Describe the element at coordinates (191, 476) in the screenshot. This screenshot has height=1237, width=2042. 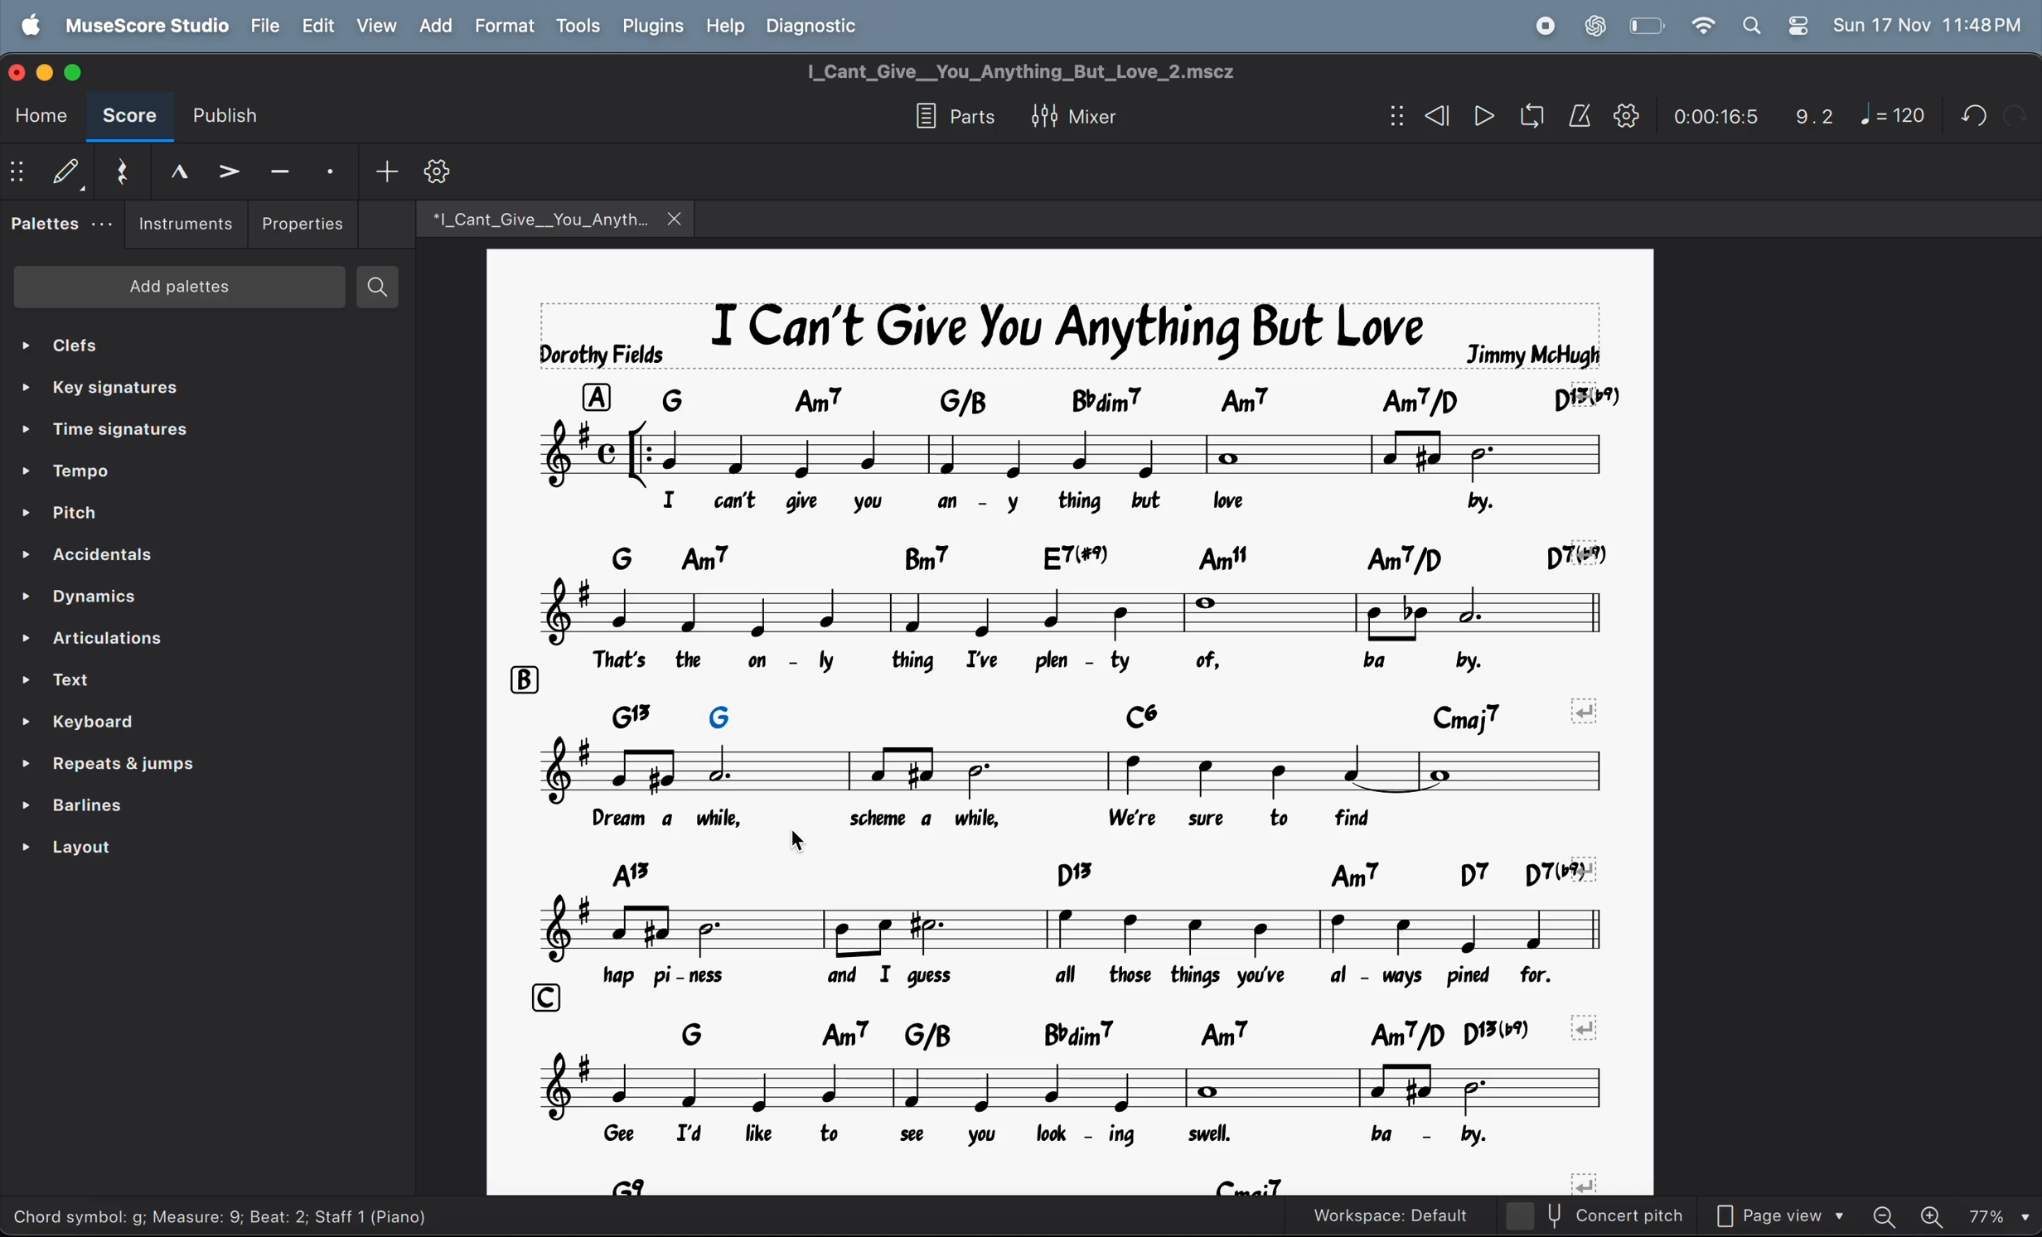
I see `tempo` at that location.